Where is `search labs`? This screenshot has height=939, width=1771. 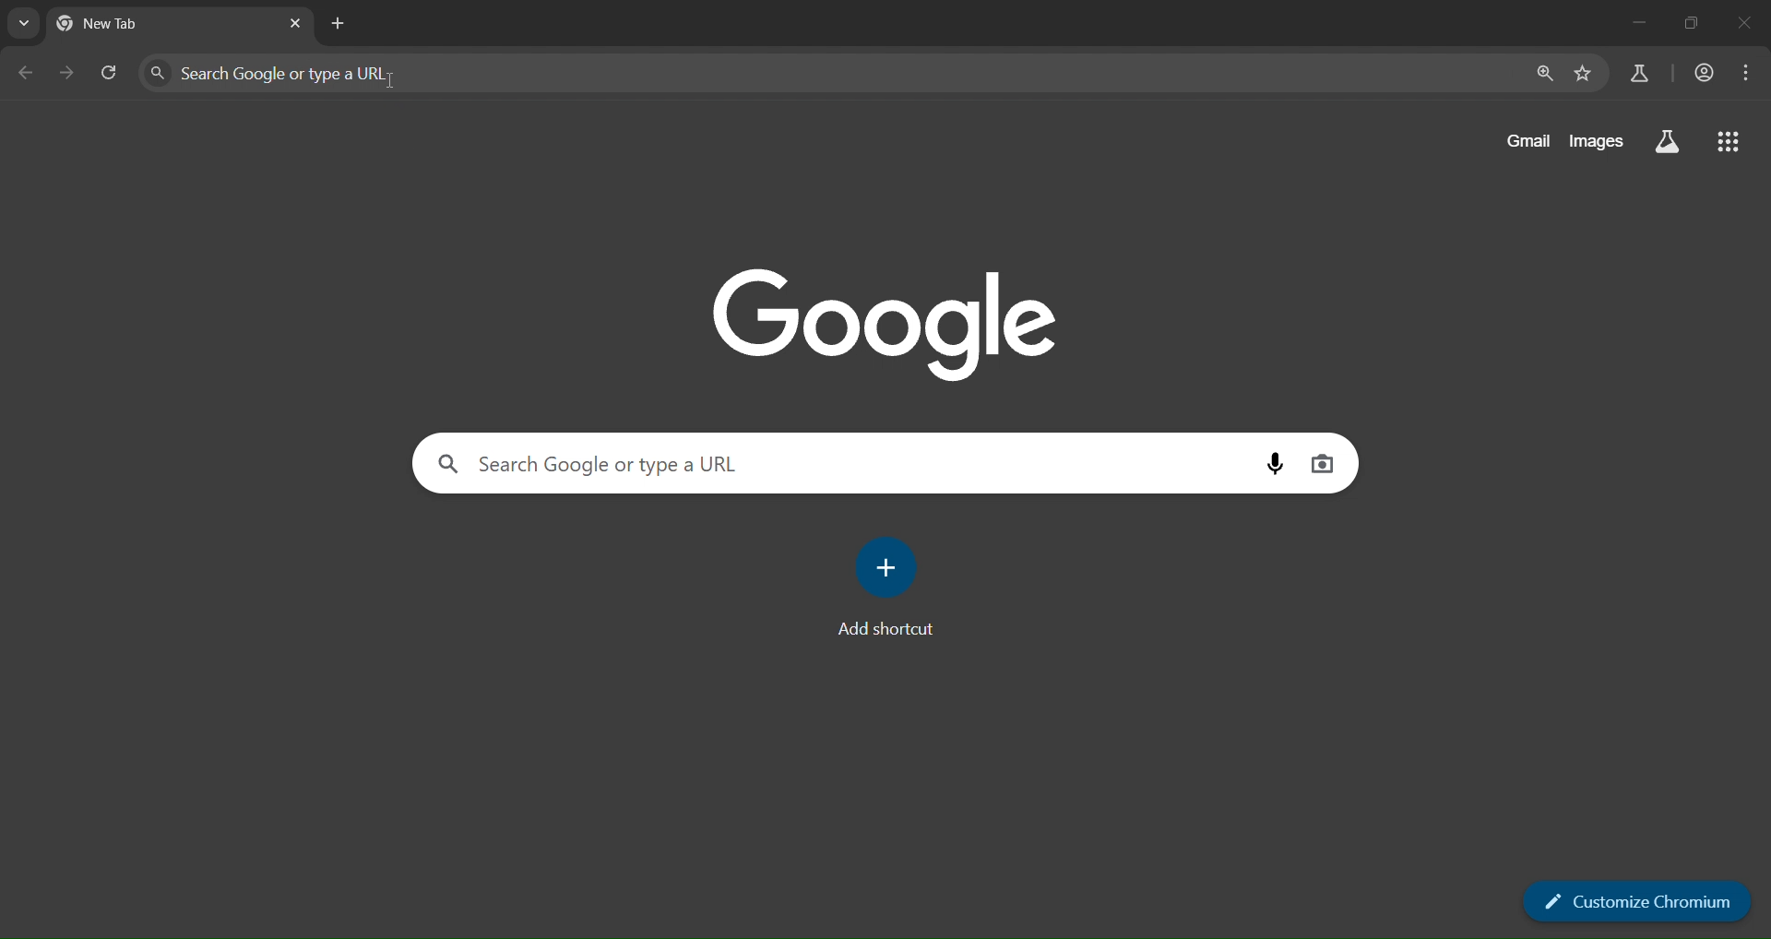 search labs is located at coordinates (1642, 73).